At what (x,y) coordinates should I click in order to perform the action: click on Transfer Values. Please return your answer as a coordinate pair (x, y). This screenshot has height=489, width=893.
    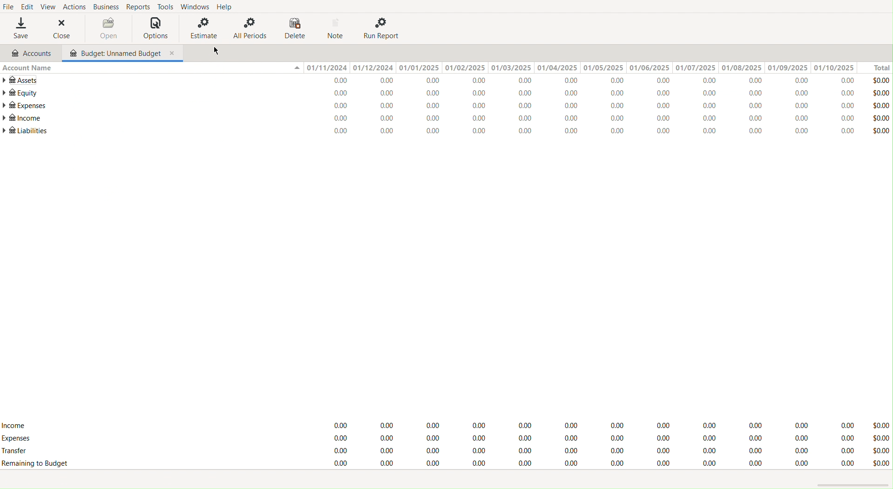
    Looking at the image, I should click on (588, 451).